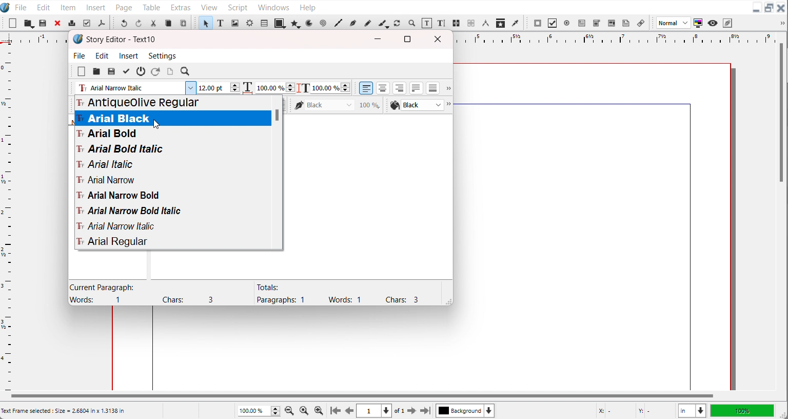  Describe the element at coordinates (596, 23) in the screenshot. I see `PDF Combo button` at that location.